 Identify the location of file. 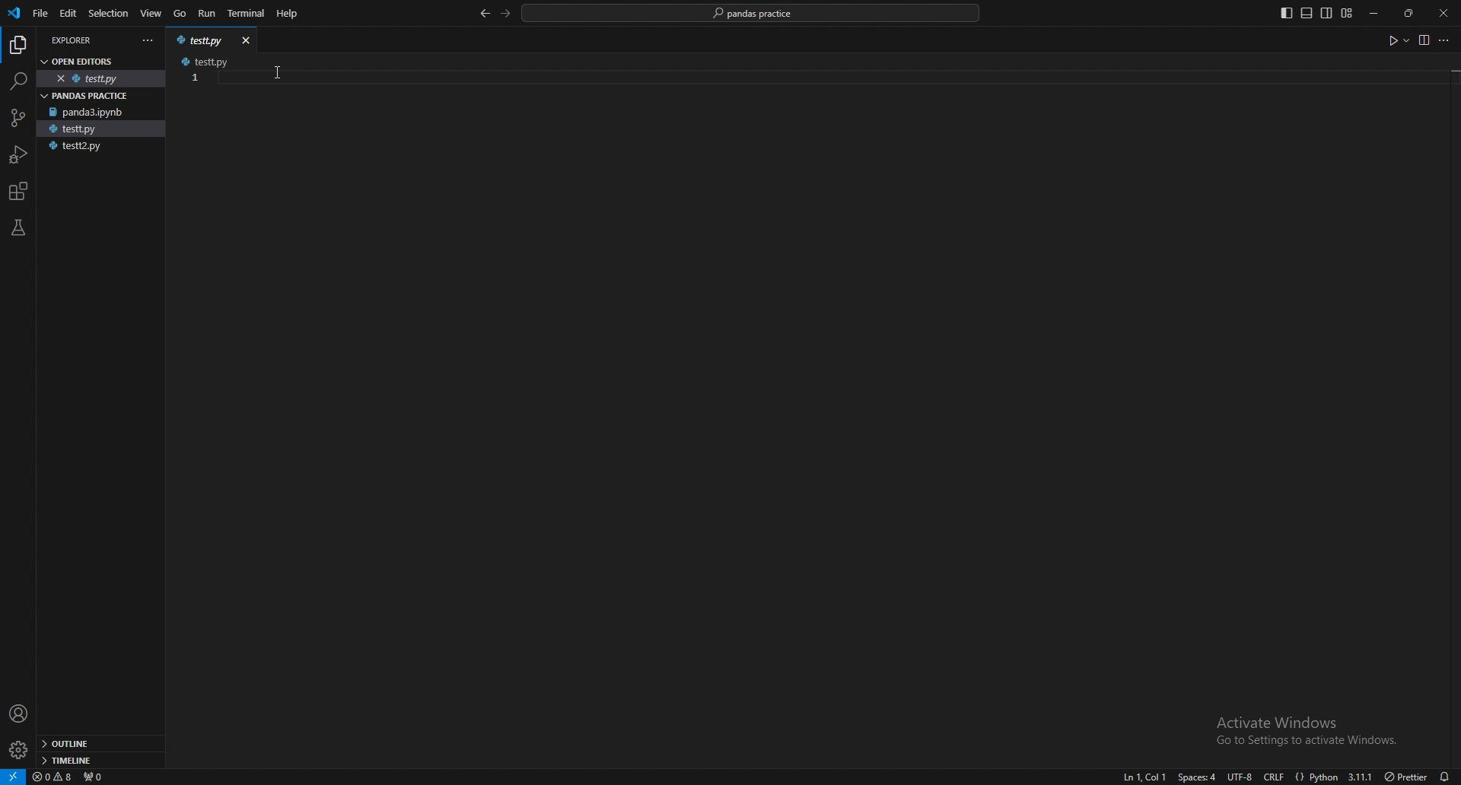
(41, 13).